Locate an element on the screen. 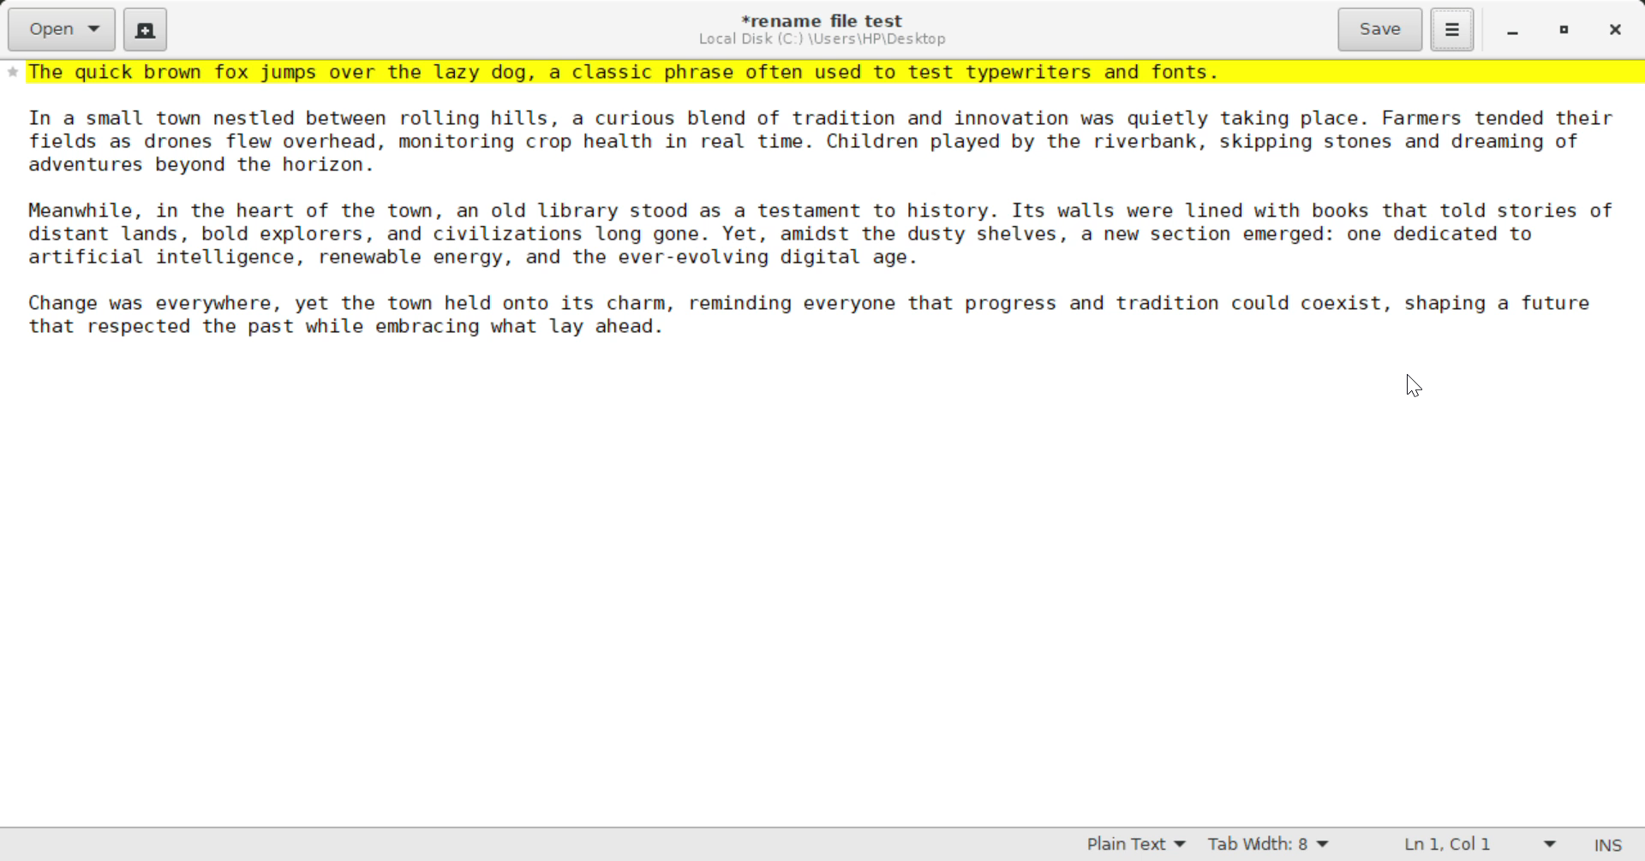 Image resolution: width=1645 pixels, height=861 pixels.  is located at coordinates (825, 220).